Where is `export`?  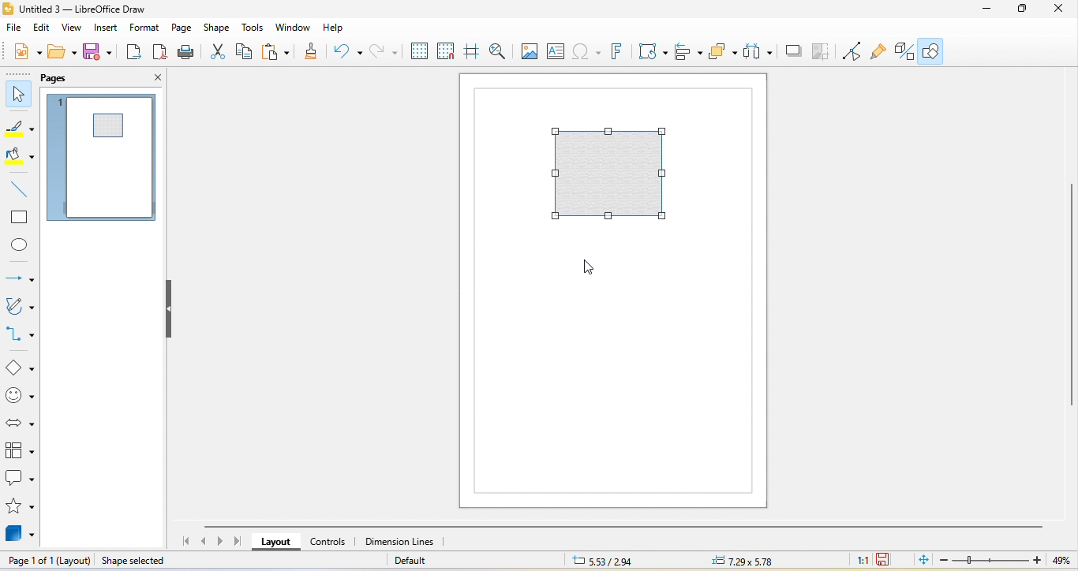 export is located at coordinates (133, 53).